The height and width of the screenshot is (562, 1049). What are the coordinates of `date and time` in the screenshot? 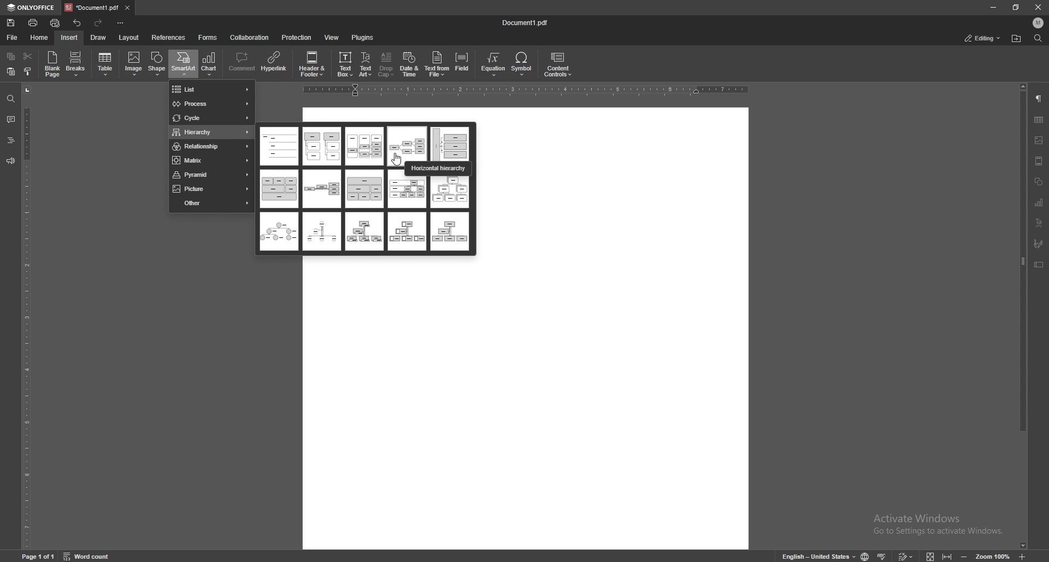 It's located at (410, 64).